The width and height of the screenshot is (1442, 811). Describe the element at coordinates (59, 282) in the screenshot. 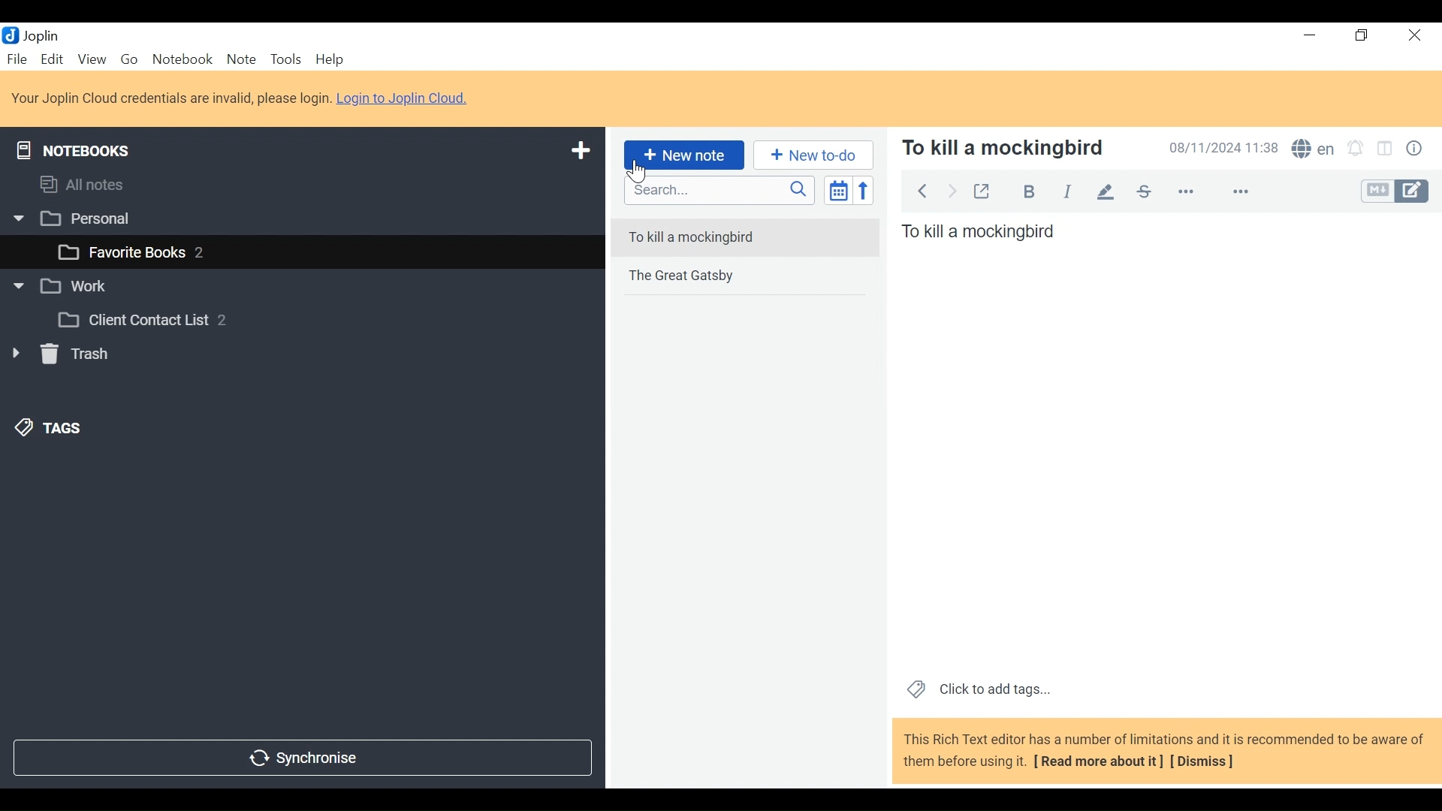

I see ` Work` at that location.